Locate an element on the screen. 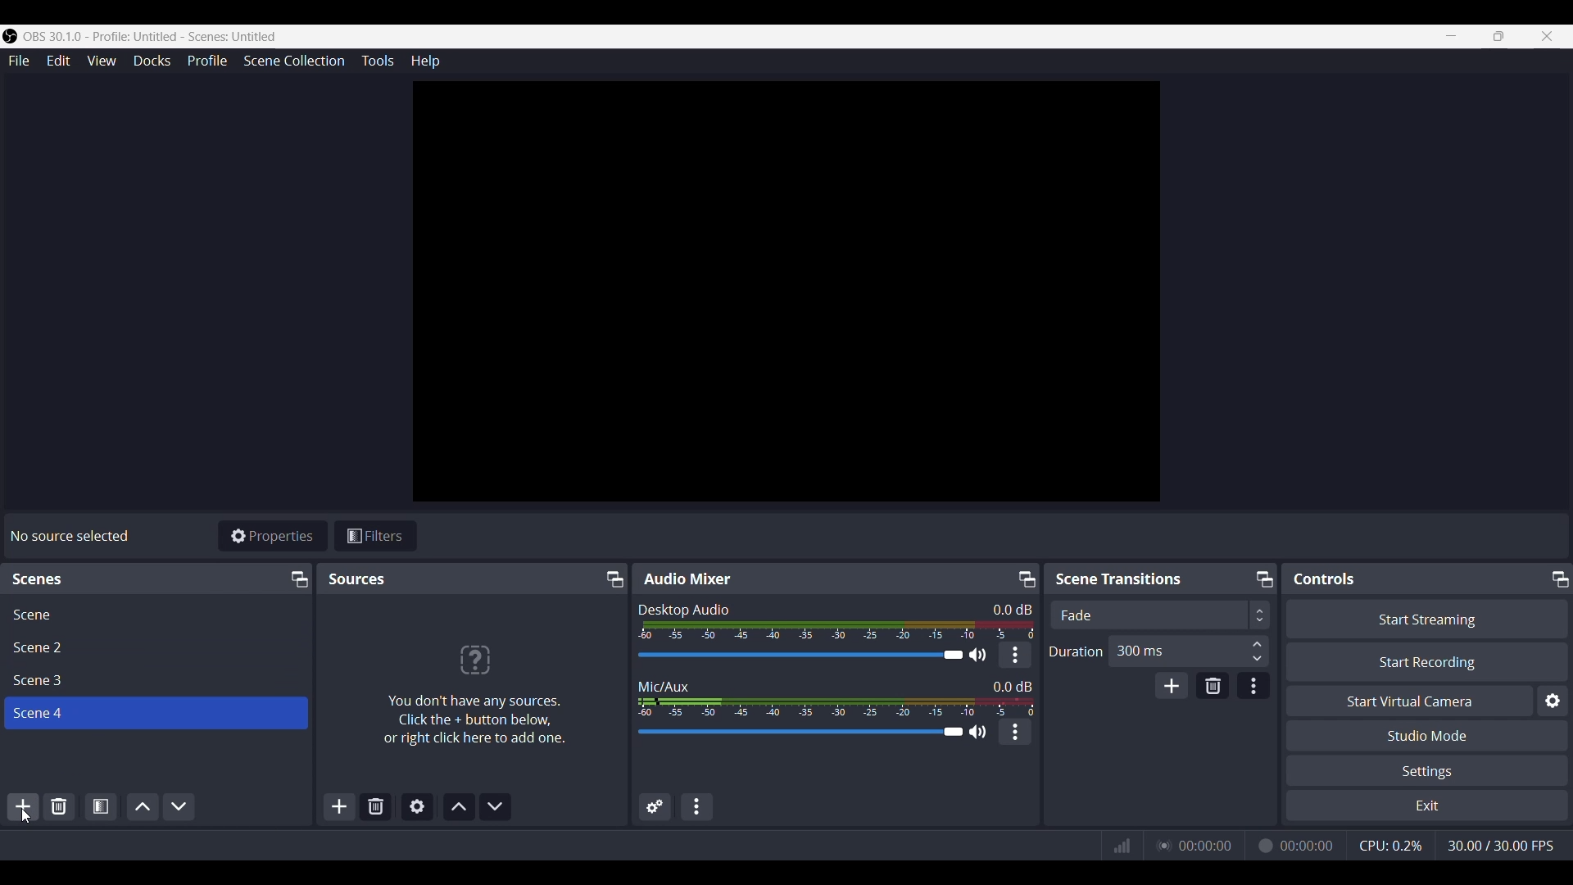 The image size is (1573, 885). Add Sources is located at coordinates (338, 807).